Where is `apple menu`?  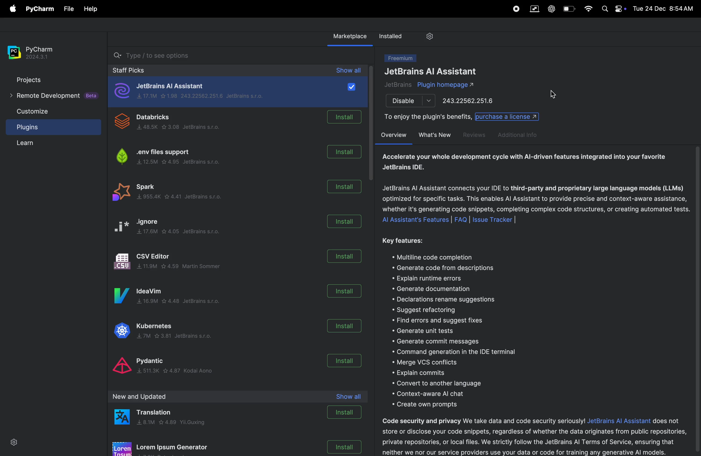
apple menu is located at coordinates (12, 8).